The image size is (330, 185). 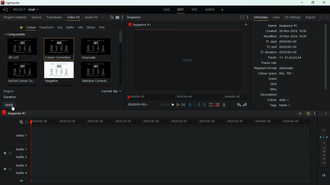 What do you see at coordinates (103, 27) in the screenshot?
I see `text` at bounding box center [103, 27].